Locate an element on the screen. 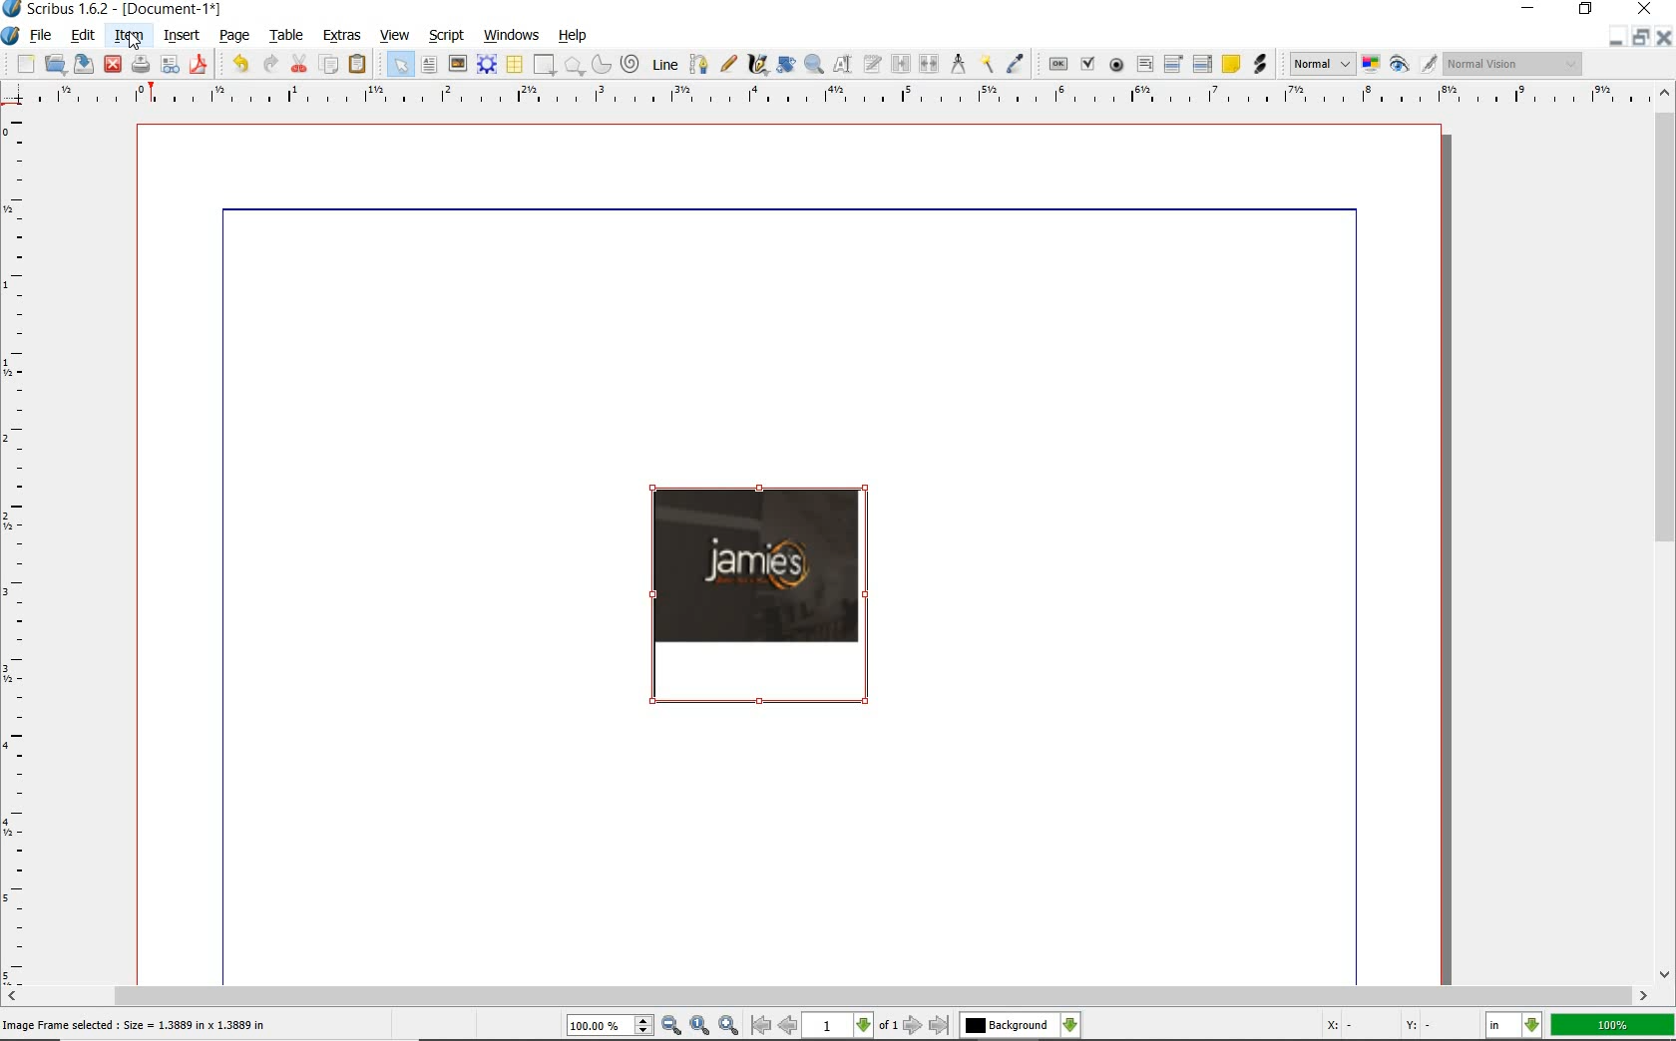  edit text with story editor is located at coordinates (873, 64).